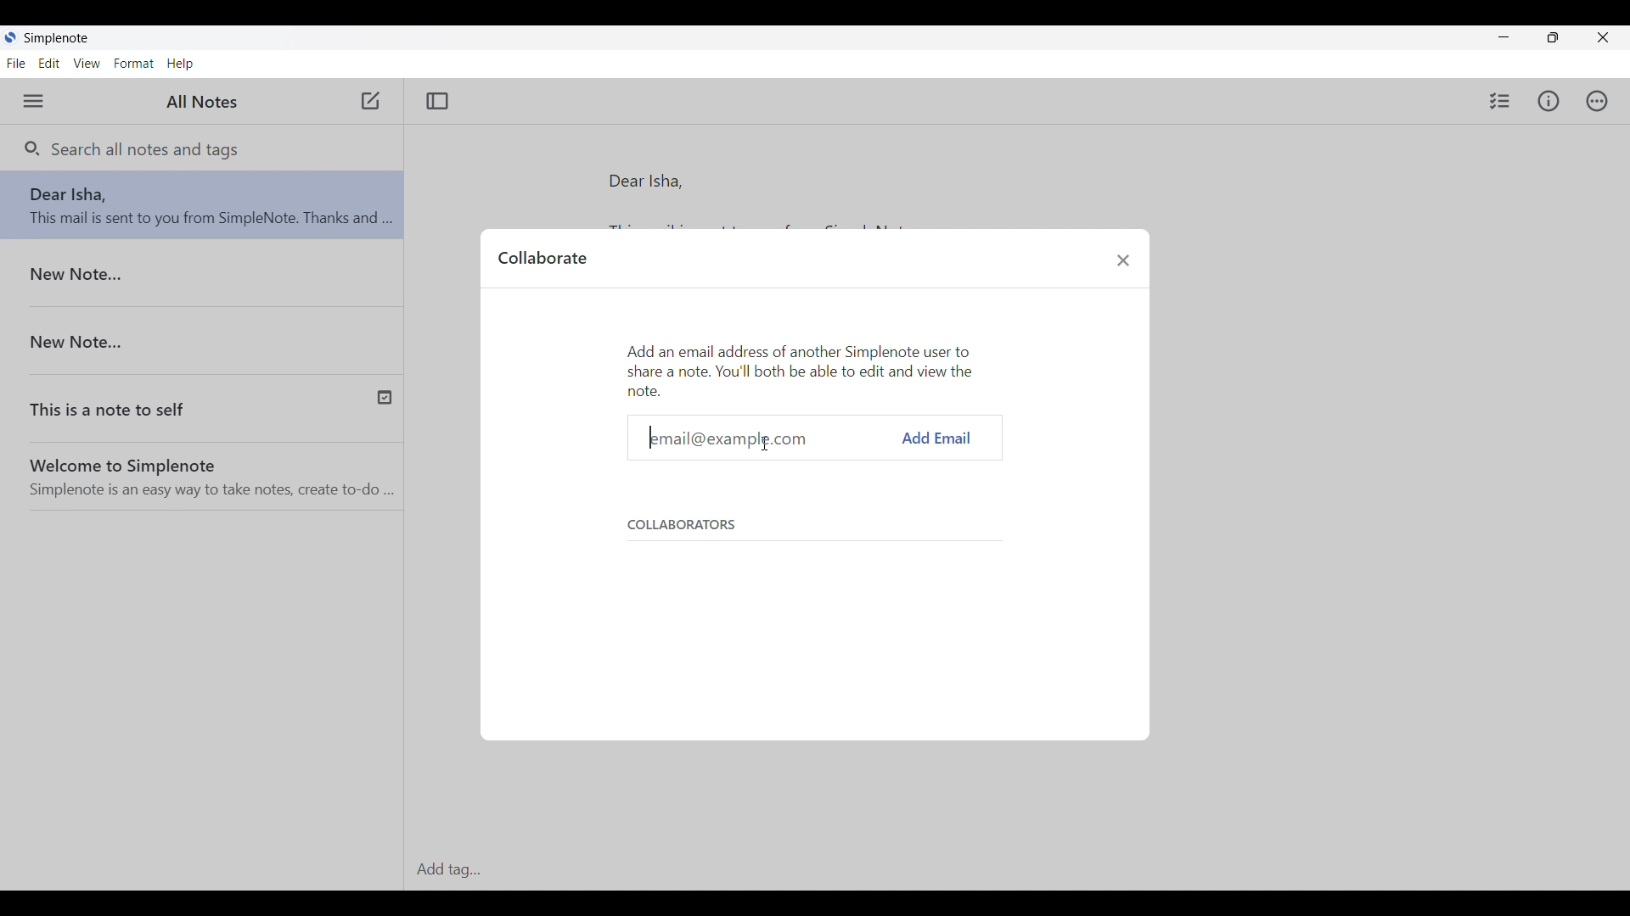  I want to click on Cursor, so click(771, 447).